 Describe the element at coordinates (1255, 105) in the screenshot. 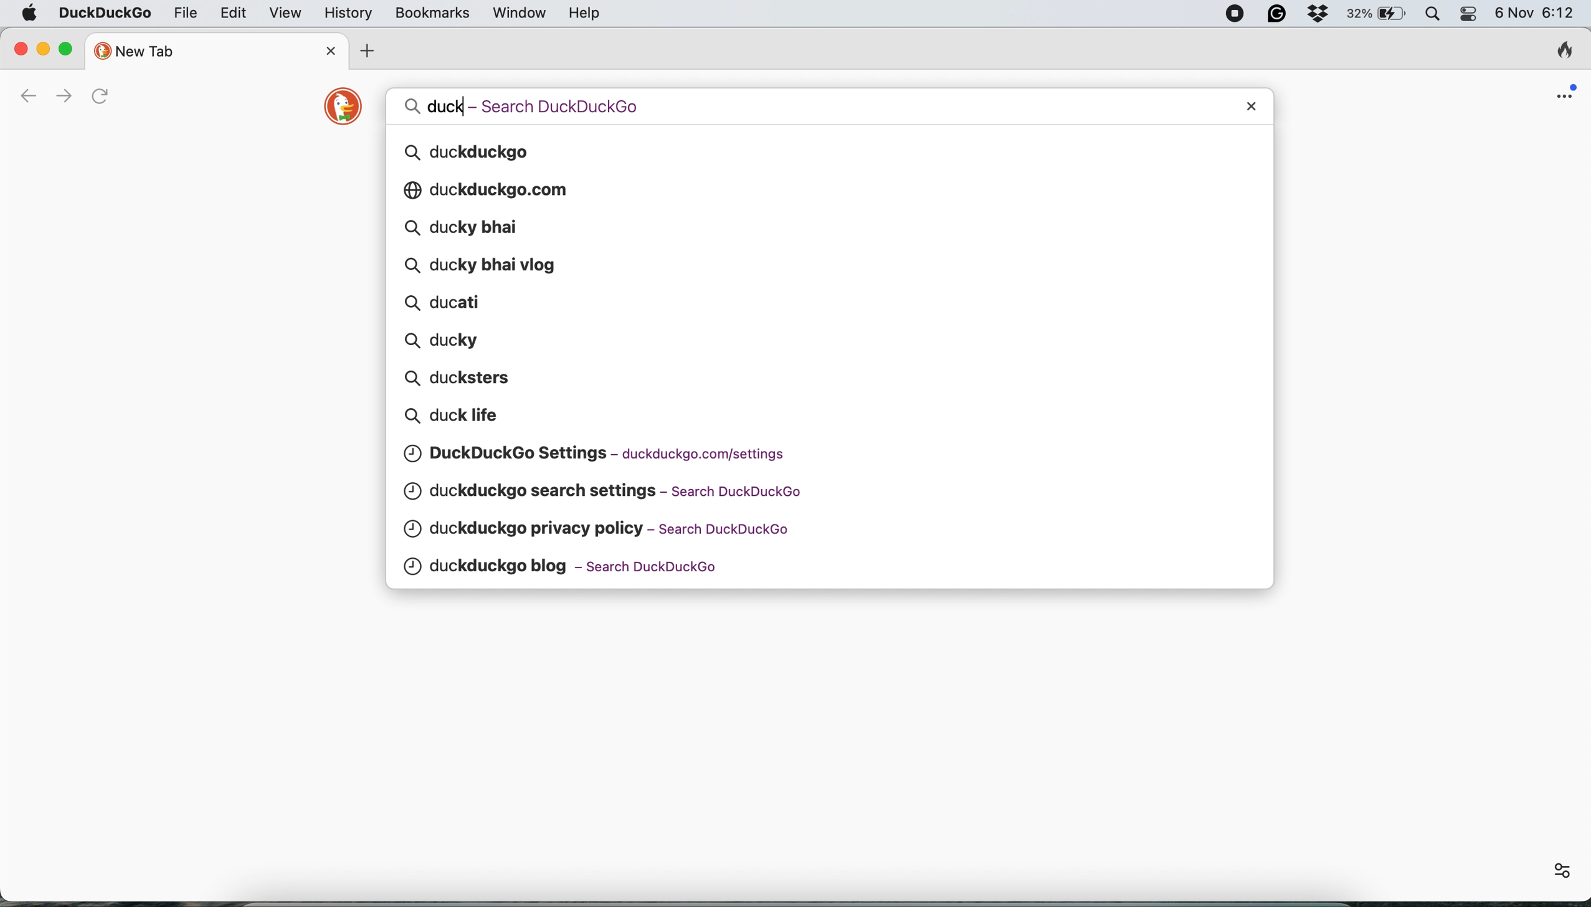

I see `close` at that location.